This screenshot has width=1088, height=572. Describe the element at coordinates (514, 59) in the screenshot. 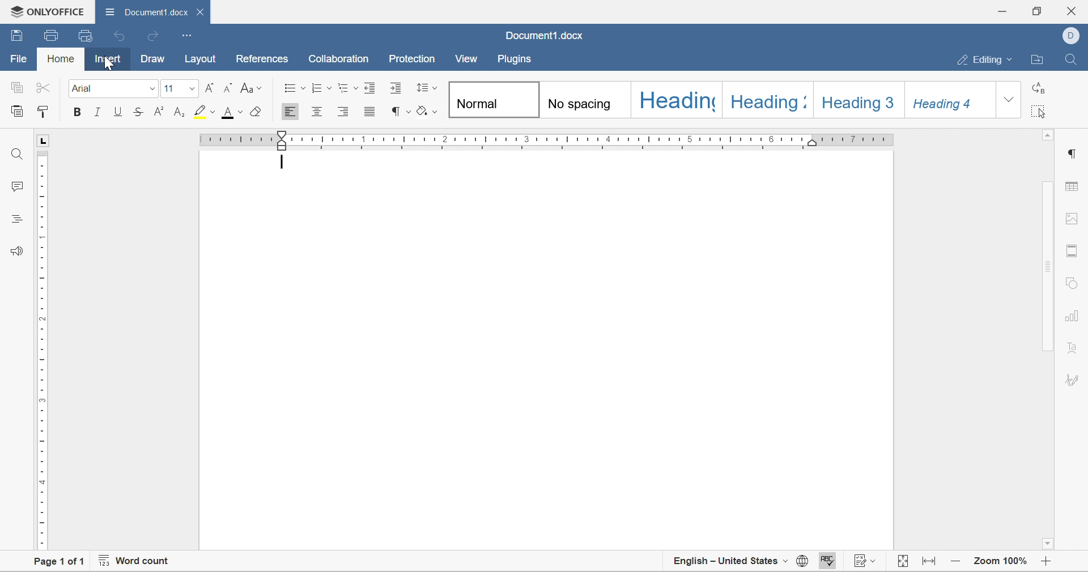

I see `Plugins` at that location.